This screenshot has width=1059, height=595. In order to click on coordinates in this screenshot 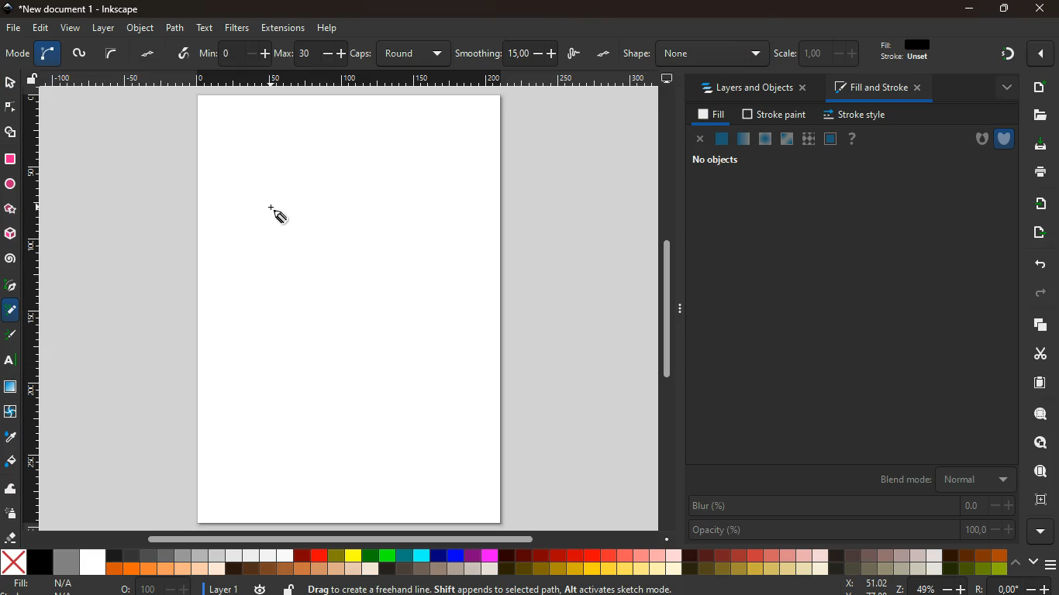, I will do `click(944, 586)`.